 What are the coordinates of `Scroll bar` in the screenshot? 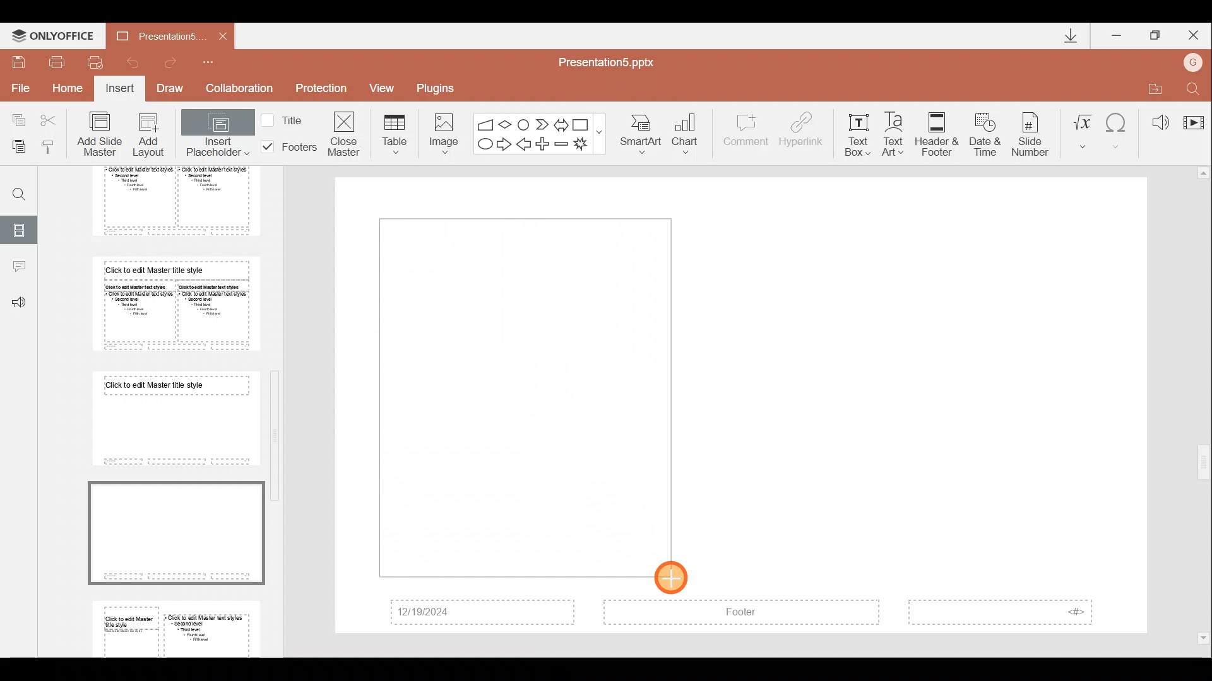 It's located at (1204, 406).